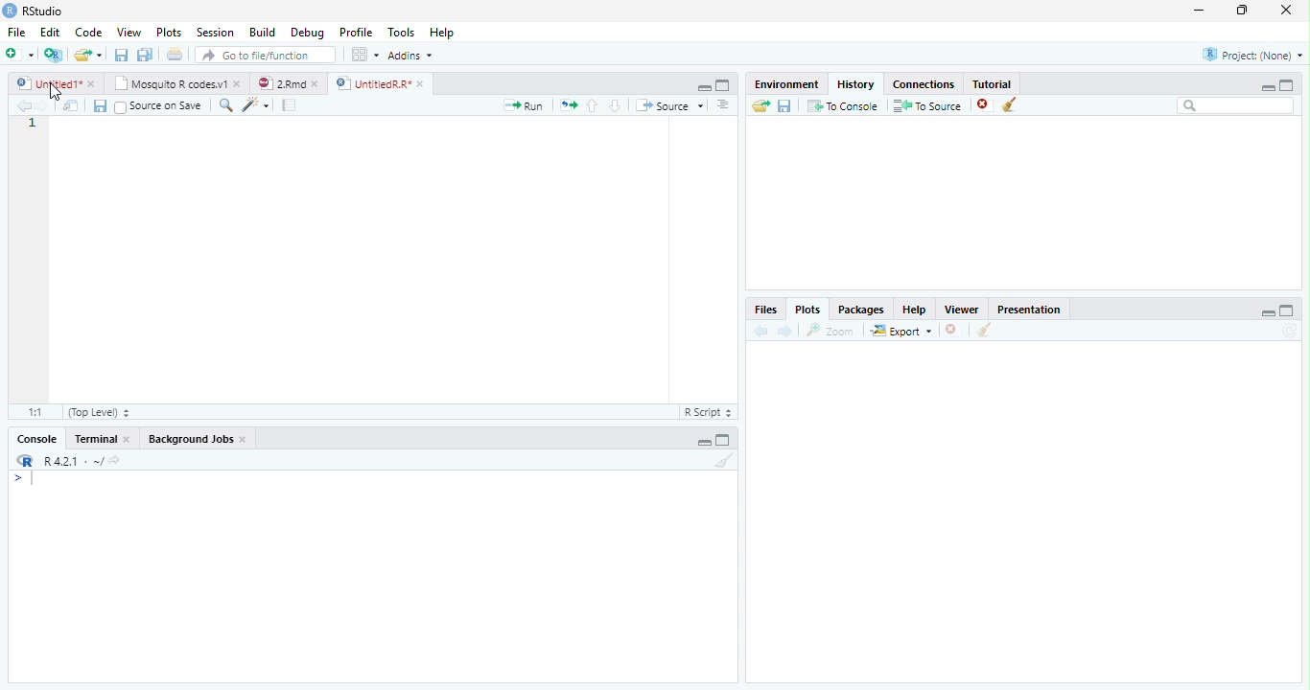 This screenshot has height=690, width=1310. What do you see at coordinates (702, 87) in the screenshot?
I see `Minimize` at bounding box center [702, 87].